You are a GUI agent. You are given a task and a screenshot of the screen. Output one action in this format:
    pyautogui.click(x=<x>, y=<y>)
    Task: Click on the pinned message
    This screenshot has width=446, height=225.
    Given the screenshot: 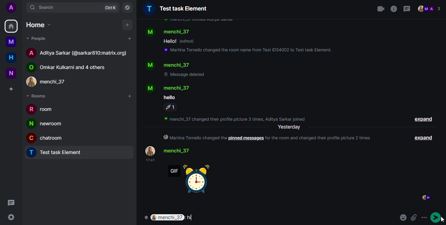 What is the action you would take?
    pyautogui.click(x=246, y=138)
    